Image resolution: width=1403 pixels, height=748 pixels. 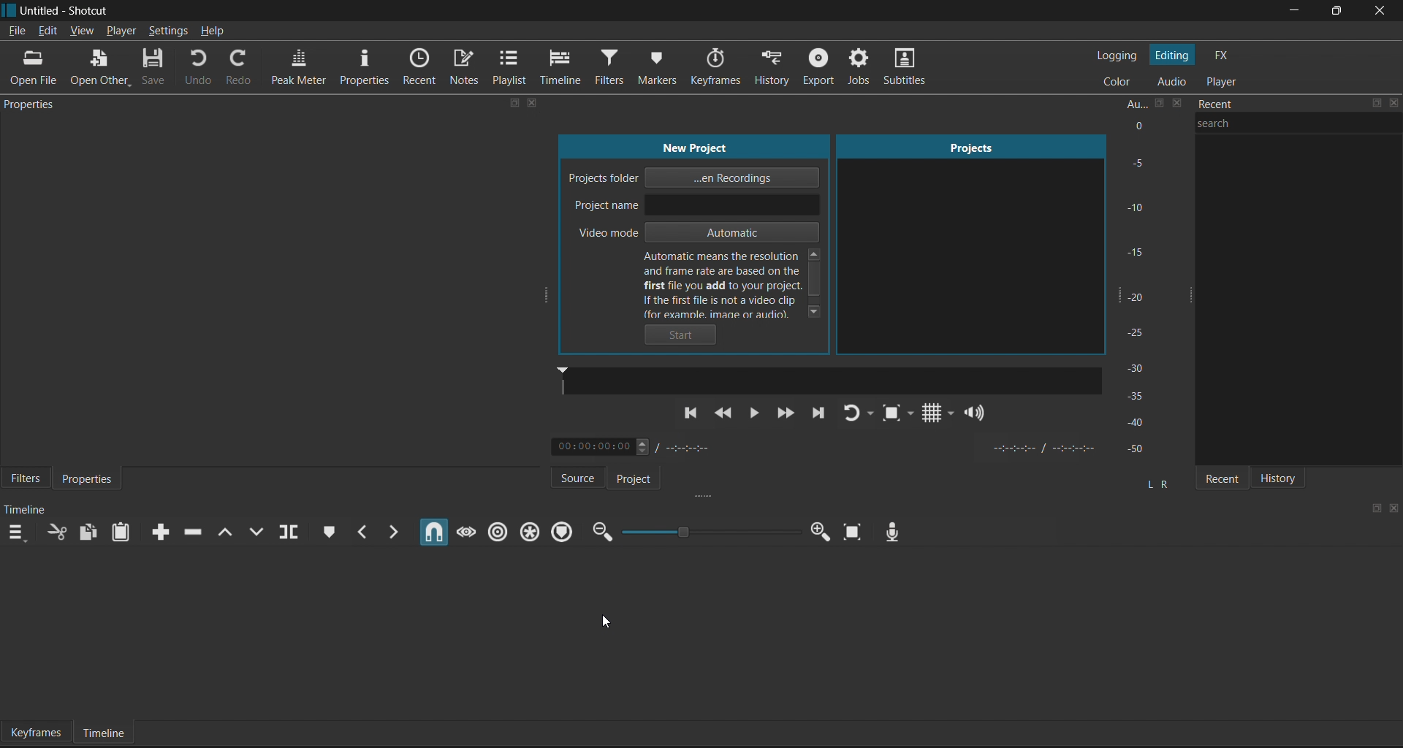 What do you see at coordinates (829, 380) in the screenshot?
I see `Sound bar` at bounding box center [829, 380].